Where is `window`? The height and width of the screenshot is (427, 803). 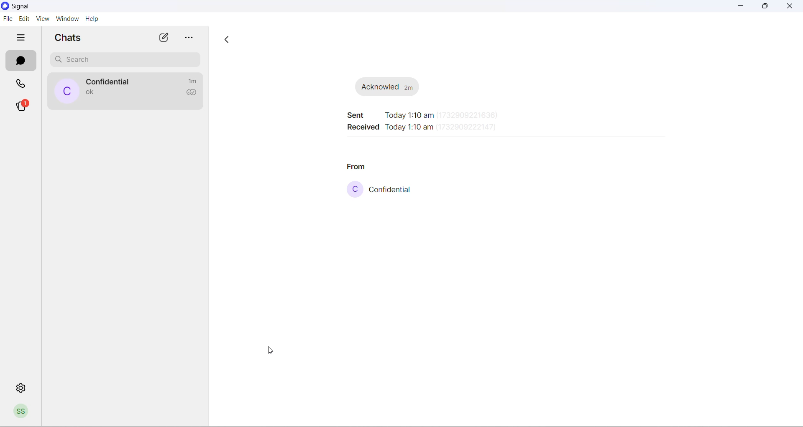 window is located at coordinates (68, 19).